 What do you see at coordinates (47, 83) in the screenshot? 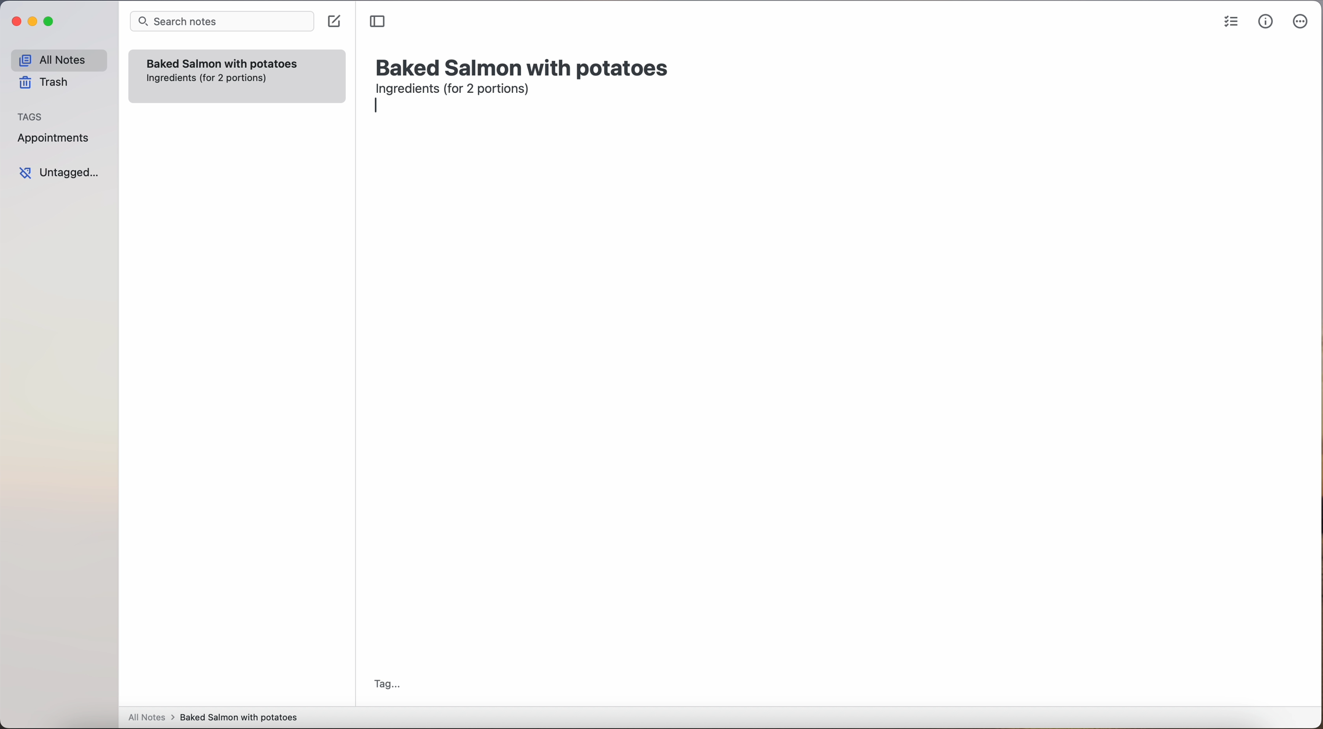
I see `trash` at bounding box center [47, 83].